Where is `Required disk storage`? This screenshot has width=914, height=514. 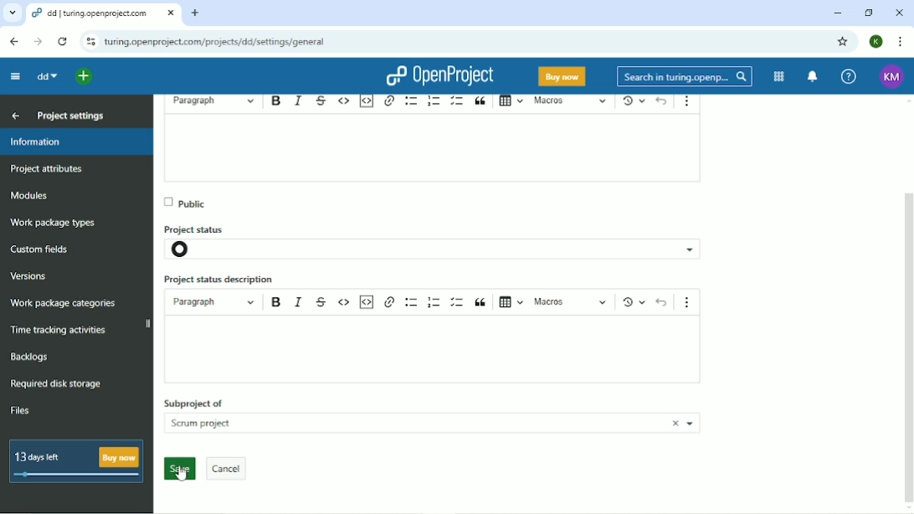 Required disk storage is located at coordinates (56, 385).